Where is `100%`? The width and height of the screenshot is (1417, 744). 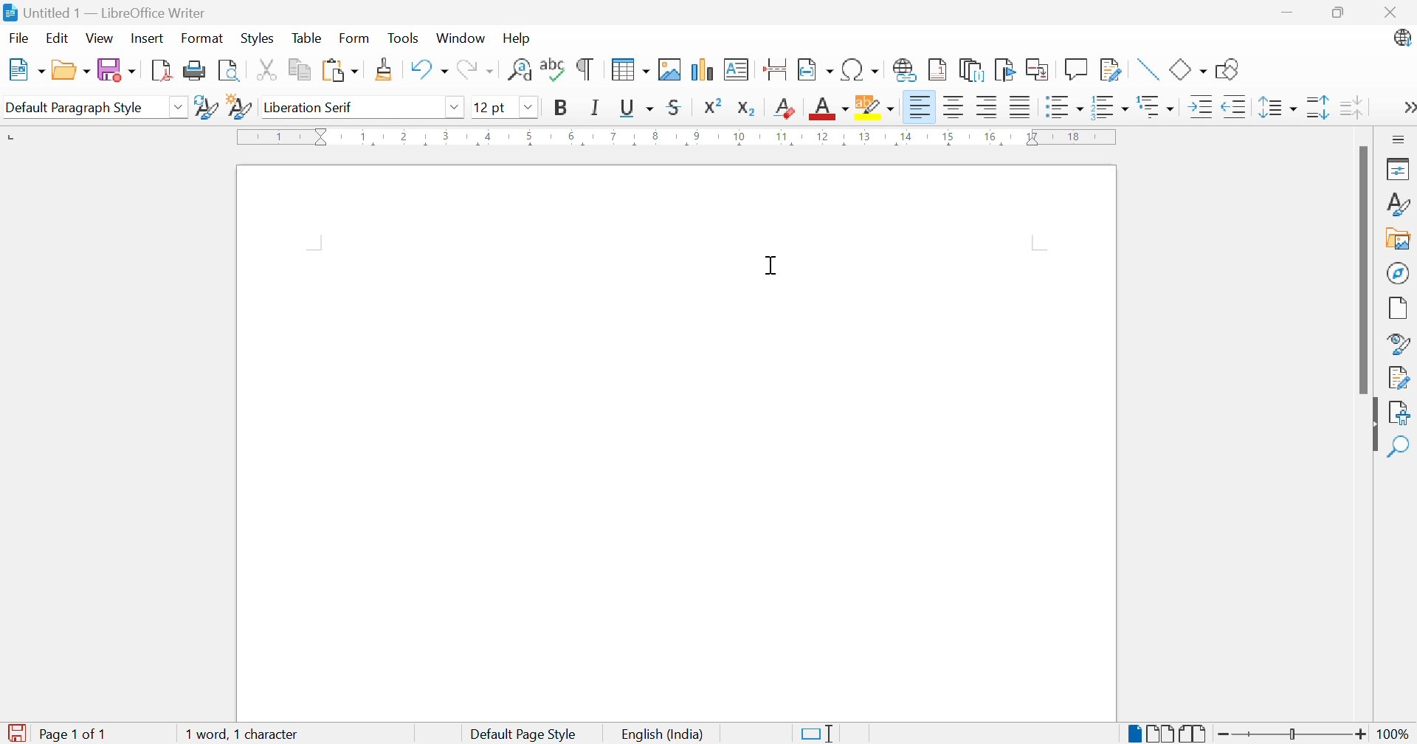 100% is located at coordinates (1394, 733).